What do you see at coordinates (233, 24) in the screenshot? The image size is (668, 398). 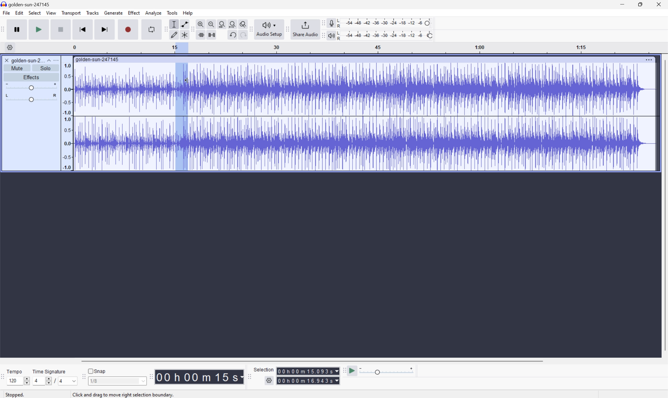 I see `Fit project to width` at bounding box center [233, 24].